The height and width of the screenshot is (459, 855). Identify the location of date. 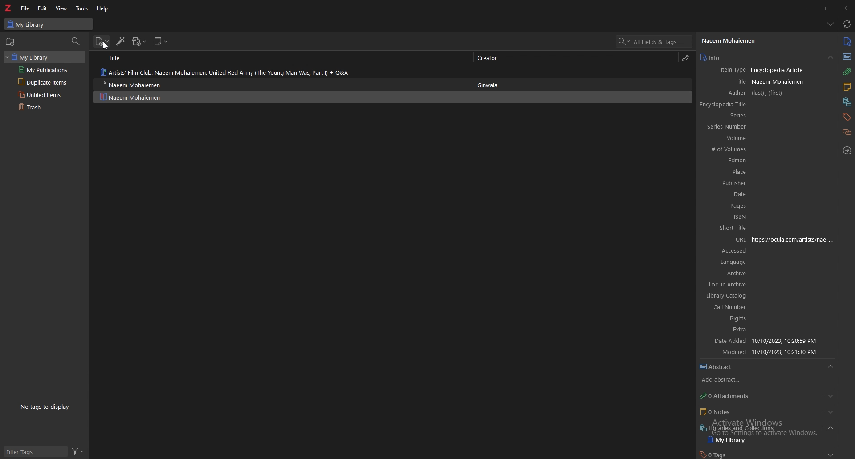
(724, 194).